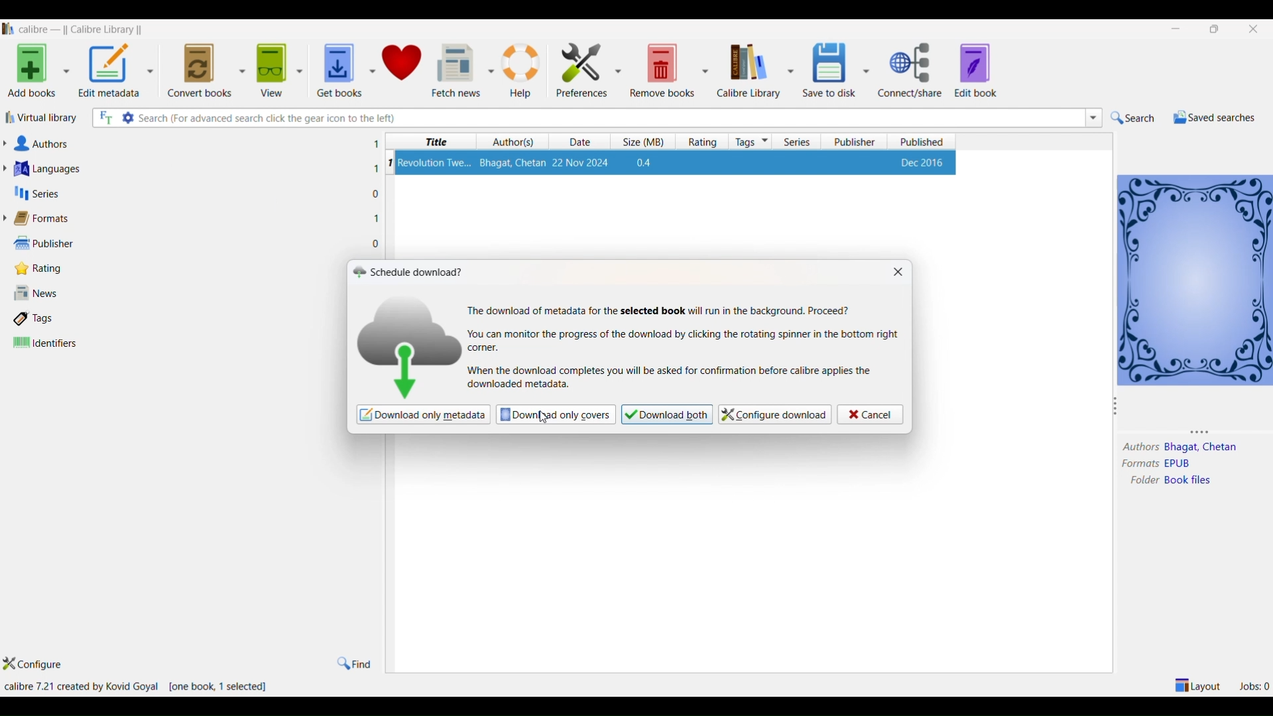  What do you see at coordinates (8, 218) in the screenshot?
I see `view all formats dropdown button` at bounding box center [8, 218].